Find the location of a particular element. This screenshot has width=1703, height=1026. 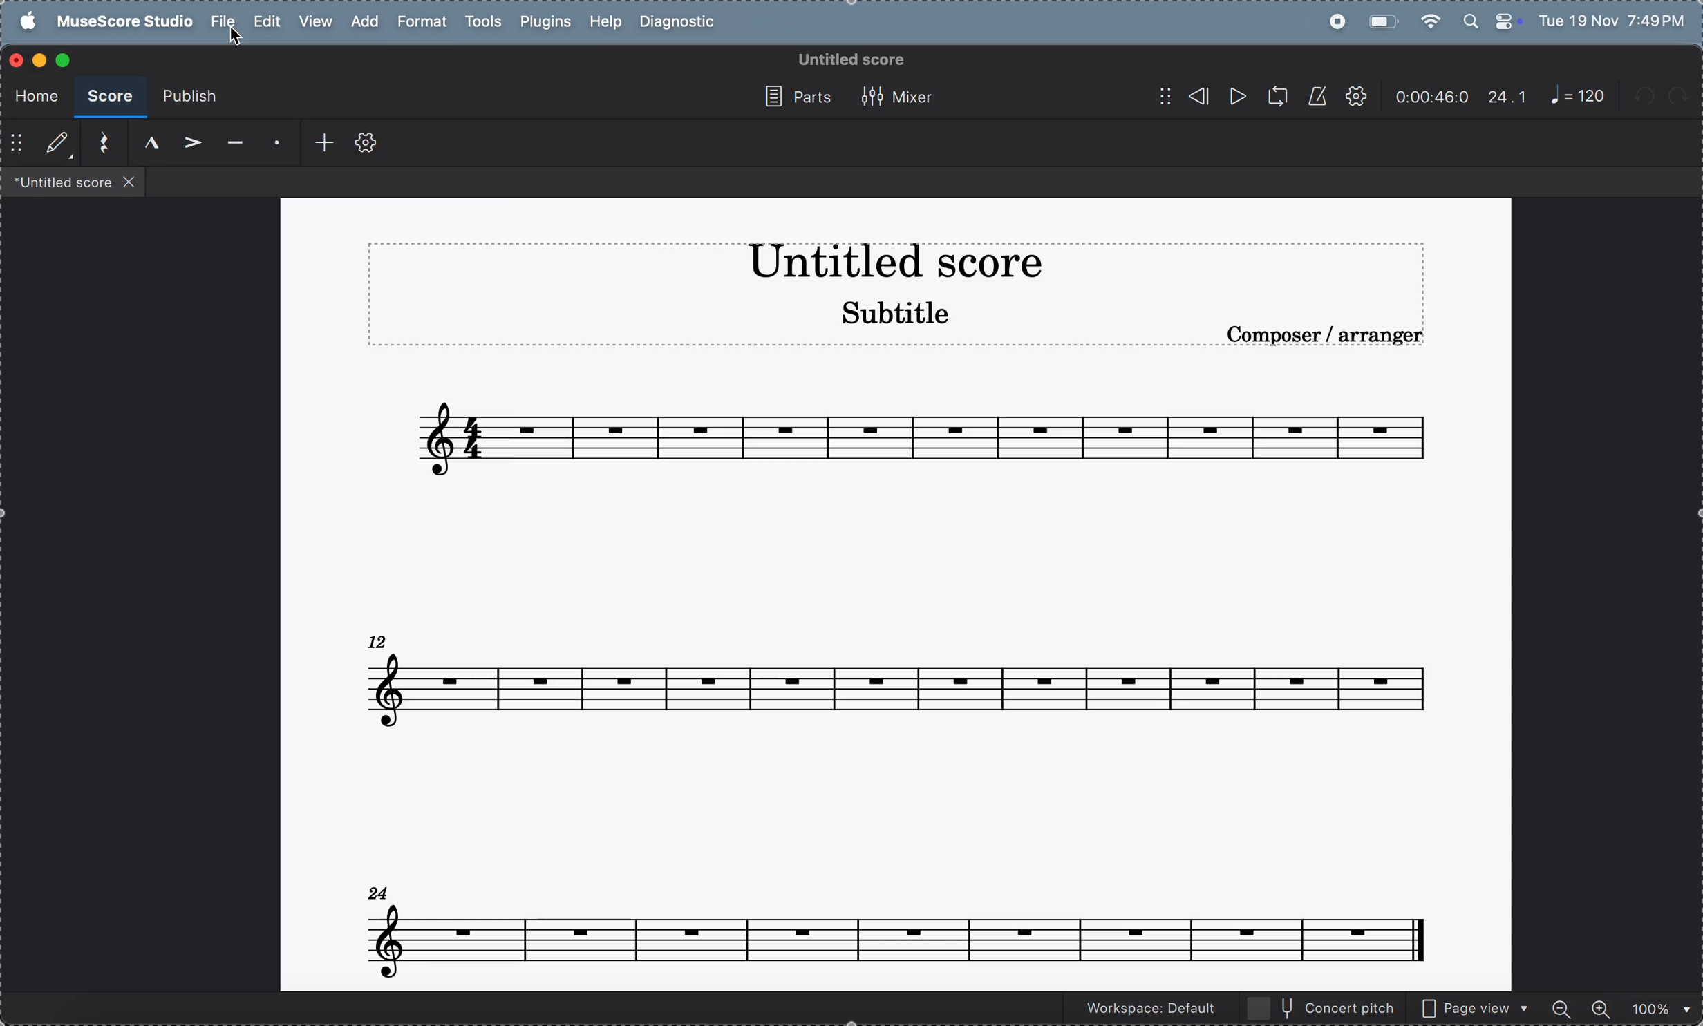

tenuto is located at coordinates (232, 144).